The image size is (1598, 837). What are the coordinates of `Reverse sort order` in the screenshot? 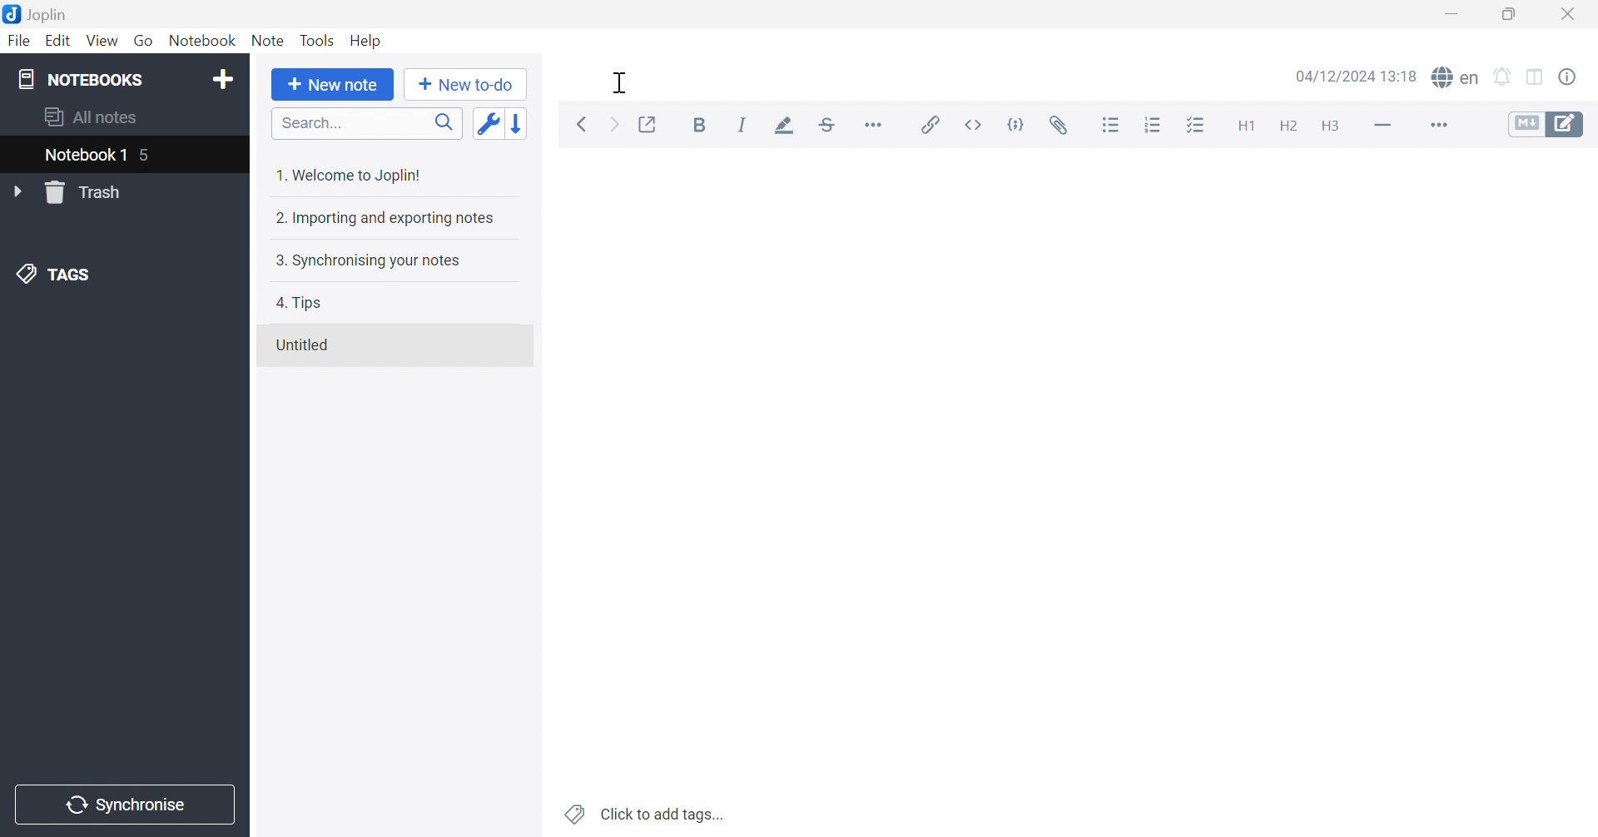 It's located at (518, 122).